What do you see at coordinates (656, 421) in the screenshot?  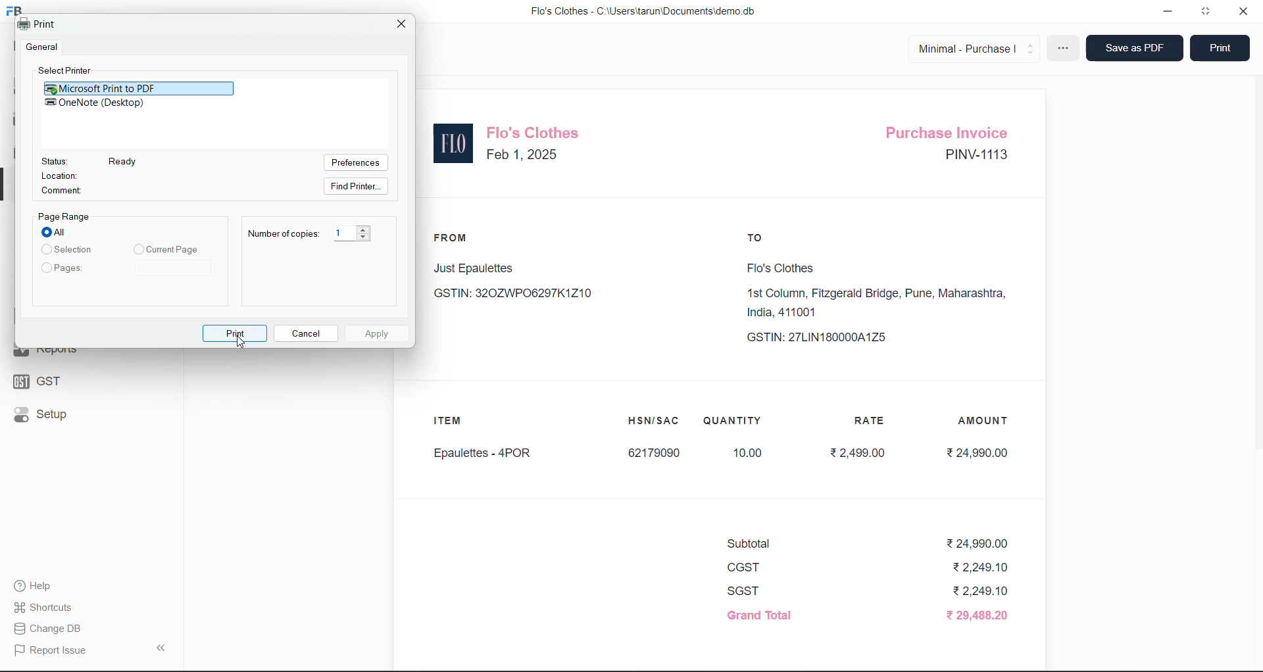 I see `HSN/SAC` at bounding box center [656, 421].